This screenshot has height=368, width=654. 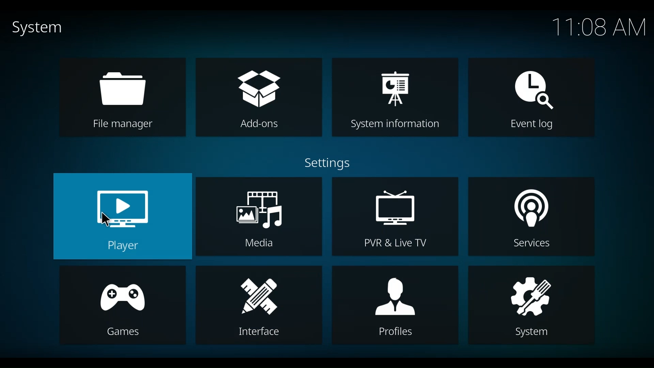 I want to click on System, so click(x=532, y=305).